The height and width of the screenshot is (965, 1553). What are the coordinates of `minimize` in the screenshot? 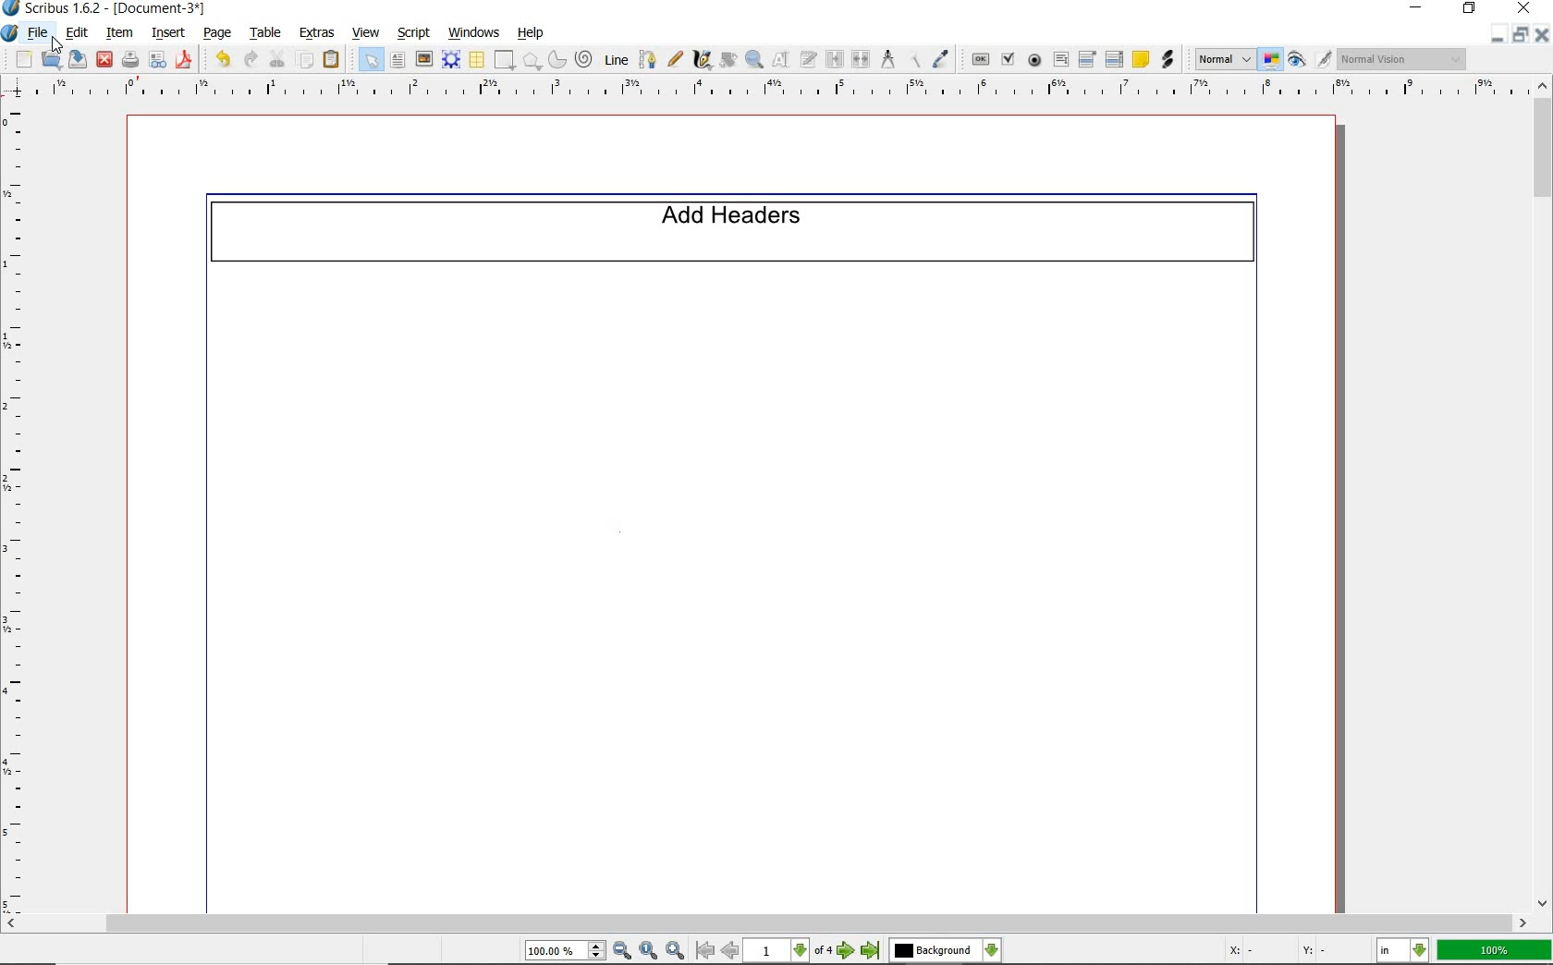 It's located at (1418, 8).